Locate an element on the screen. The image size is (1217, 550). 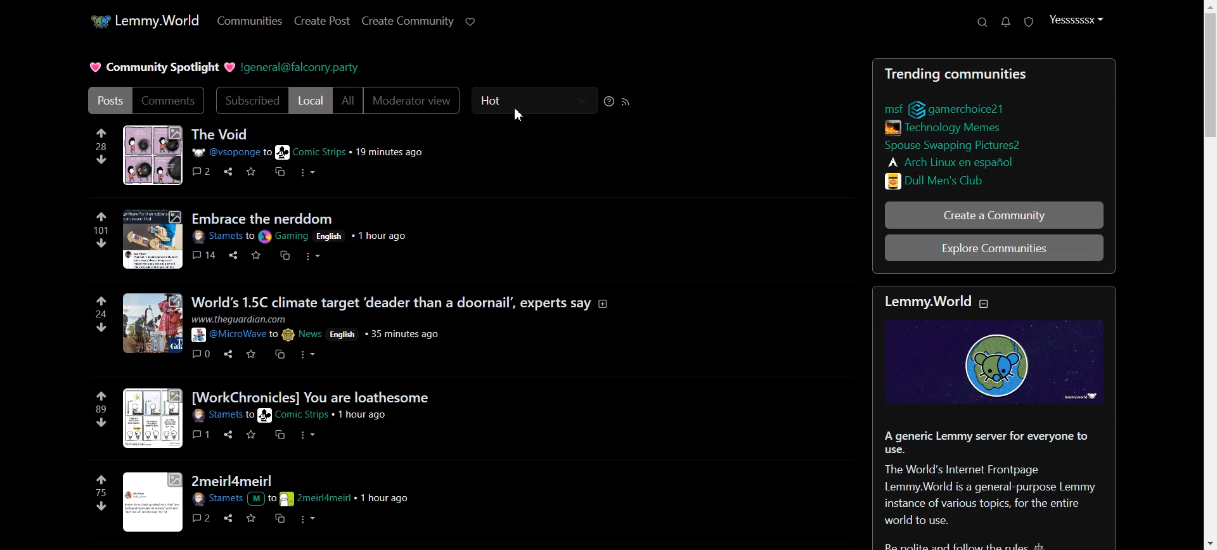
upvote is located at coordinates (100, 397).